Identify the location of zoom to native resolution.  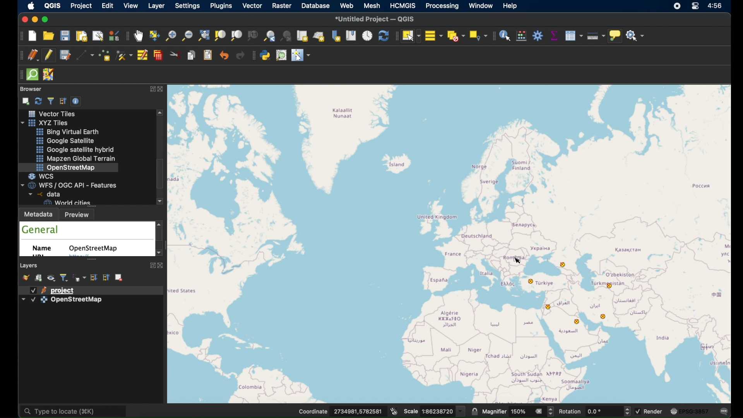
(253, 36).